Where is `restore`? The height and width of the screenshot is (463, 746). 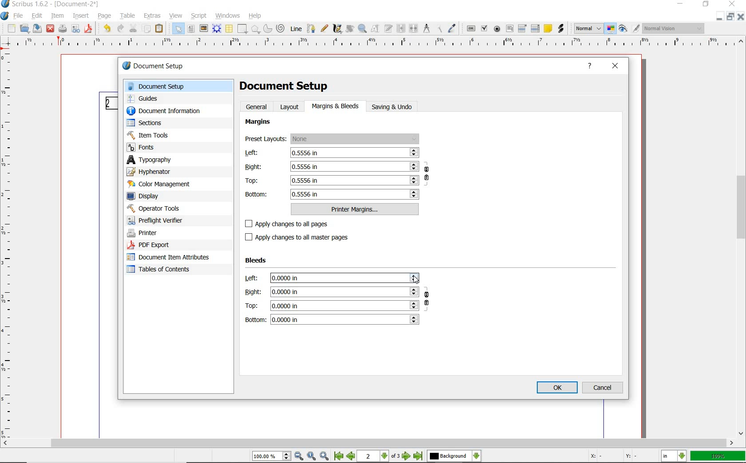 restore is located at coordinates (706, 5).